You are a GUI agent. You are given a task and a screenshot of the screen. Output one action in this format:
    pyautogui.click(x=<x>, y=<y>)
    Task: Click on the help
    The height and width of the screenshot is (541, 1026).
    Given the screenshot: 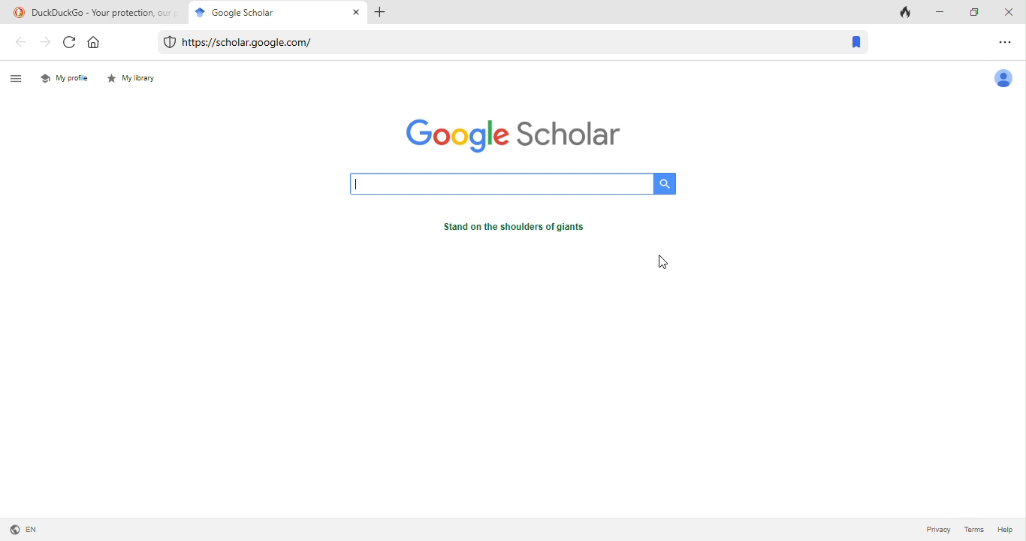 What is the action you would take?
    pyautogui.click(x=1004, y=530)
    